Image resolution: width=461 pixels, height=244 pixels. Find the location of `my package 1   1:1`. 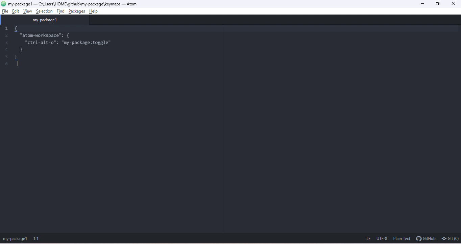

my package 1   1:1 is located at coordinates (24, 238).